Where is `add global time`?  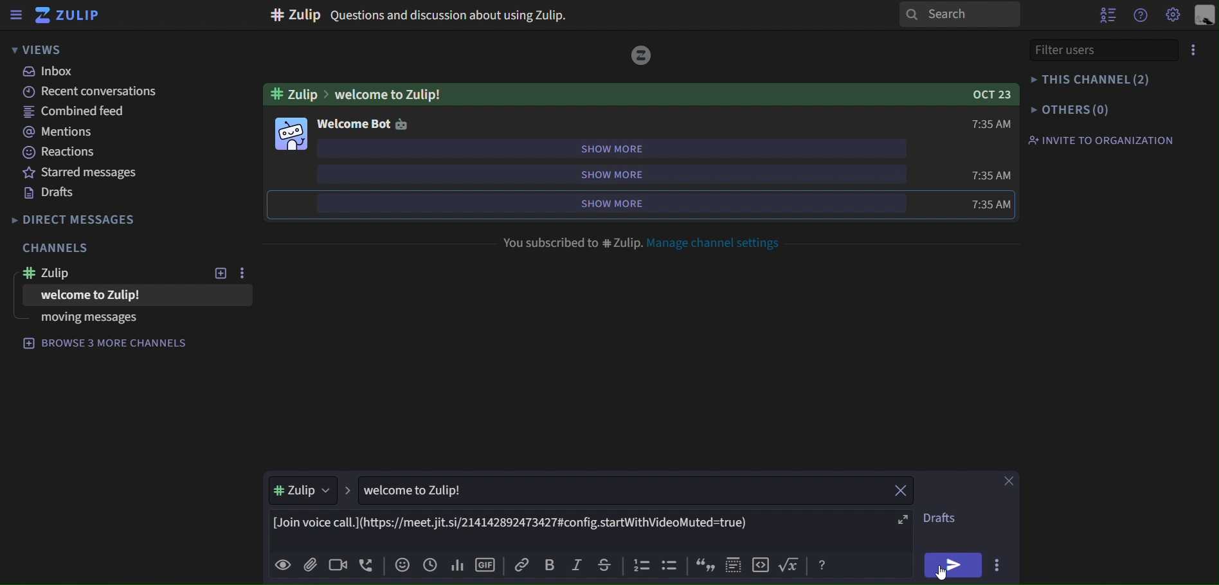
add global time is located at coordinates (429, 564).